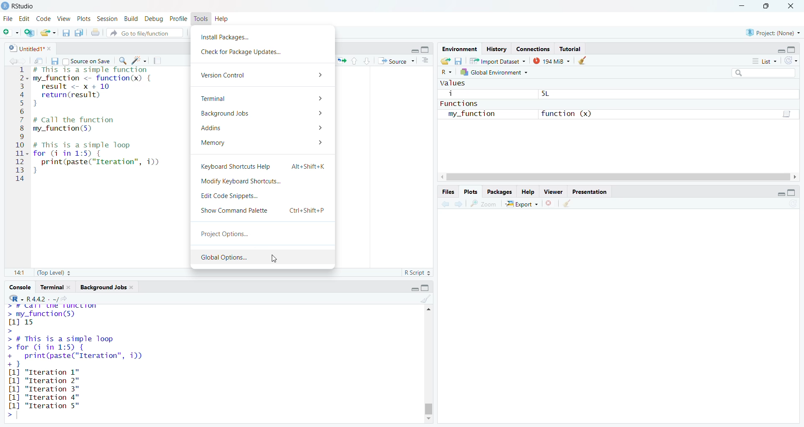 This screenshot has width=804, height=427. I want to click on Memory, so click(262, 143).